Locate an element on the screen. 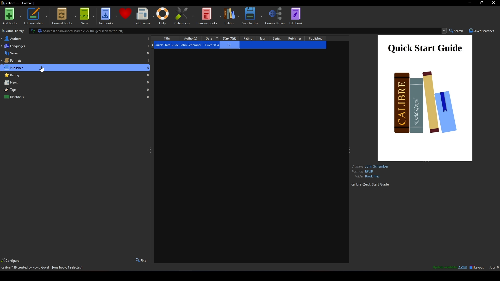 The height and width of the screenshot is (281, 500). Book id is located at coordinates (371, 184).